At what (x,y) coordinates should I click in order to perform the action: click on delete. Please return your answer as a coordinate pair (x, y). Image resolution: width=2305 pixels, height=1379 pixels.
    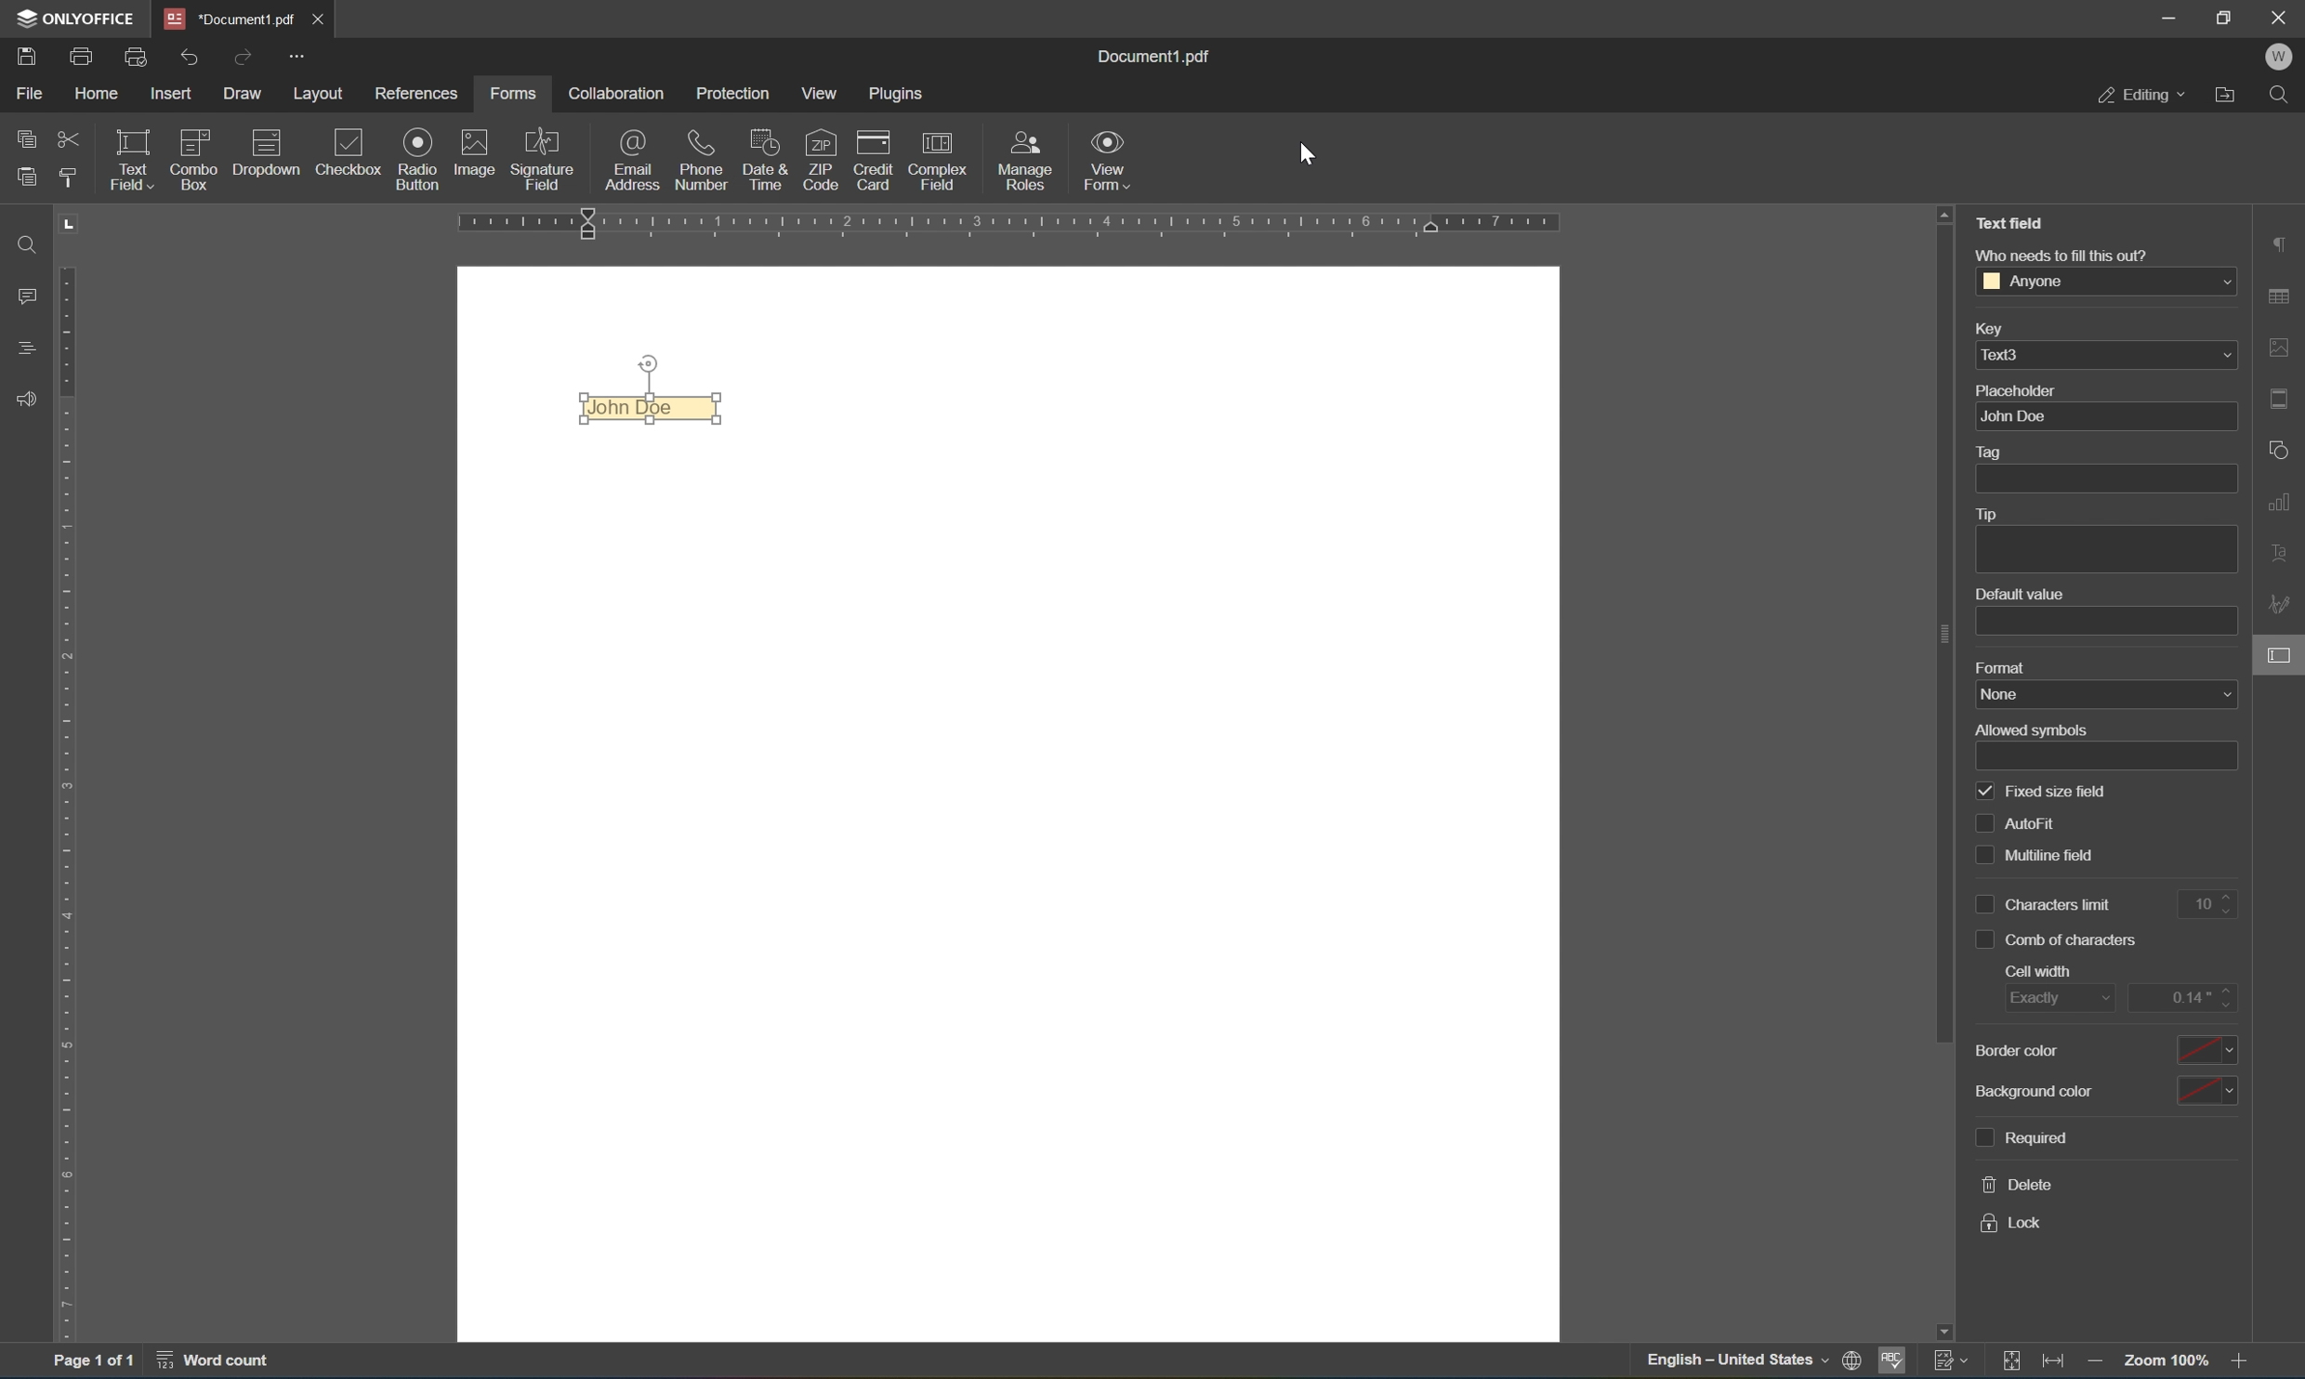
    Looking at the image, I should click on (2017, 1184).